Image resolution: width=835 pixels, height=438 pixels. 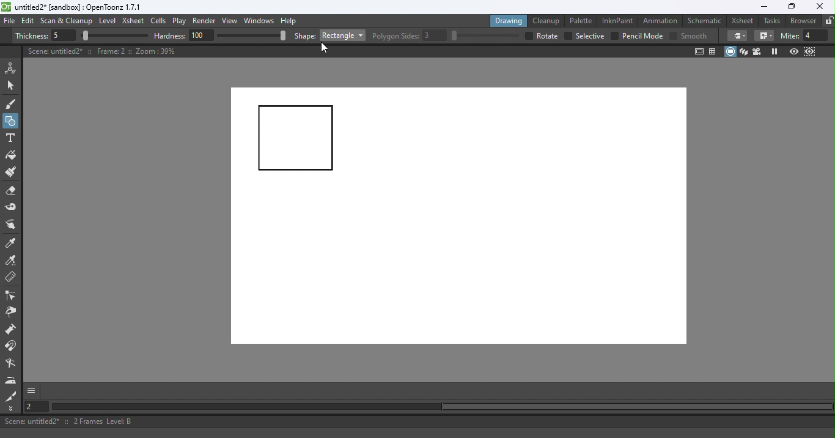 What do you see at coordinates (590, 36) in the screenshot?
I see `selective` at bounding box center [590, 36].